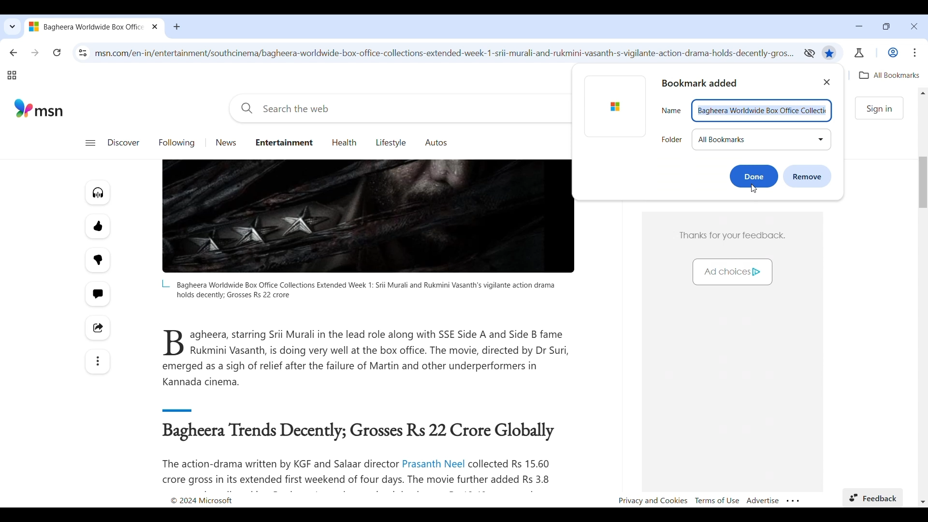 This screenshot has width=928, height=522. I want to click on Cursor clicking on done, so click(754, 189).